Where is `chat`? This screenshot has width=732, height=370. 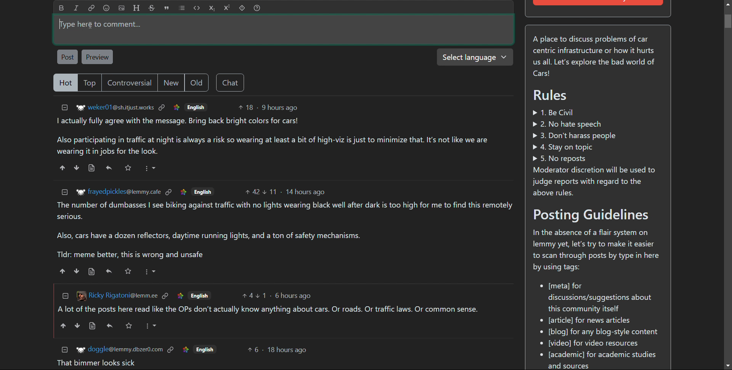 chat is located at coordinates (230, 82).